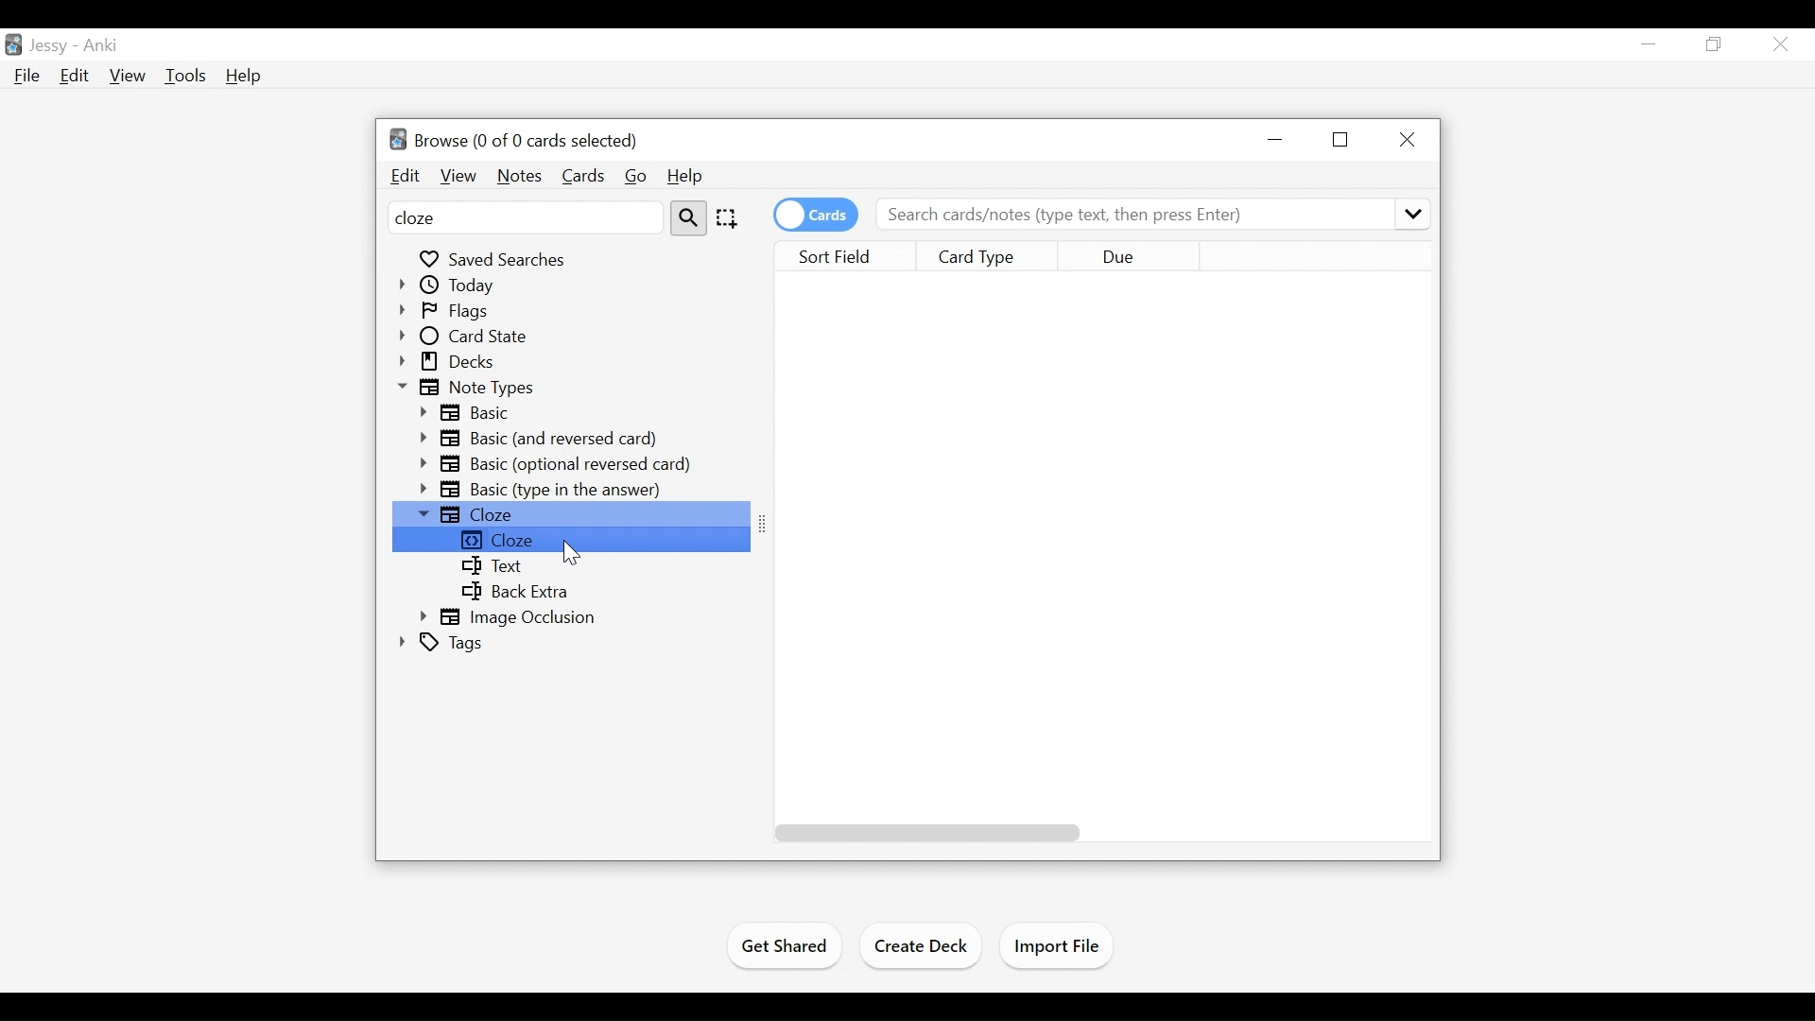 The height and width of the screenshot is (1021, 1815). What do you see at coordinates (924, 945) in the screenshot?
I see `Create Deck` at bounding box center [924, 945].